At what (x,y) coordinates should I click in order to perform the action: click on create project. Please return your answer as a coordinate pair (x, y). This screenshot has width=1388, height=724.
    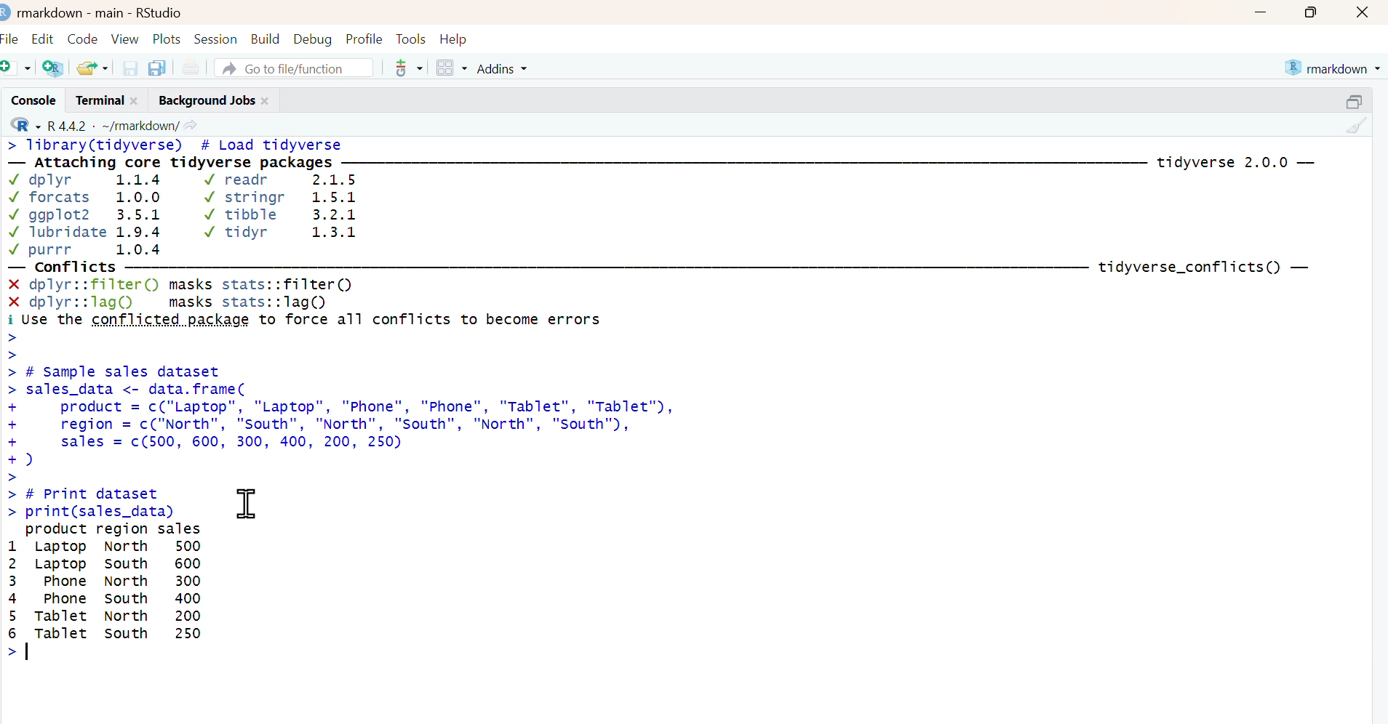
    Looking at the image, I should click on (52, 68).